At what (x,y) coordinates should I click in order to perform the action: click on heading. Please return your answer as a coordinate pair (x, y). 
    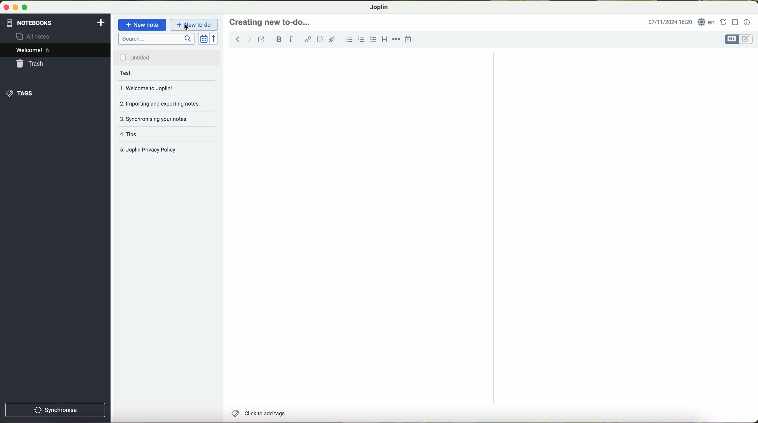
    Looking at the image, I should click on (384, 40).